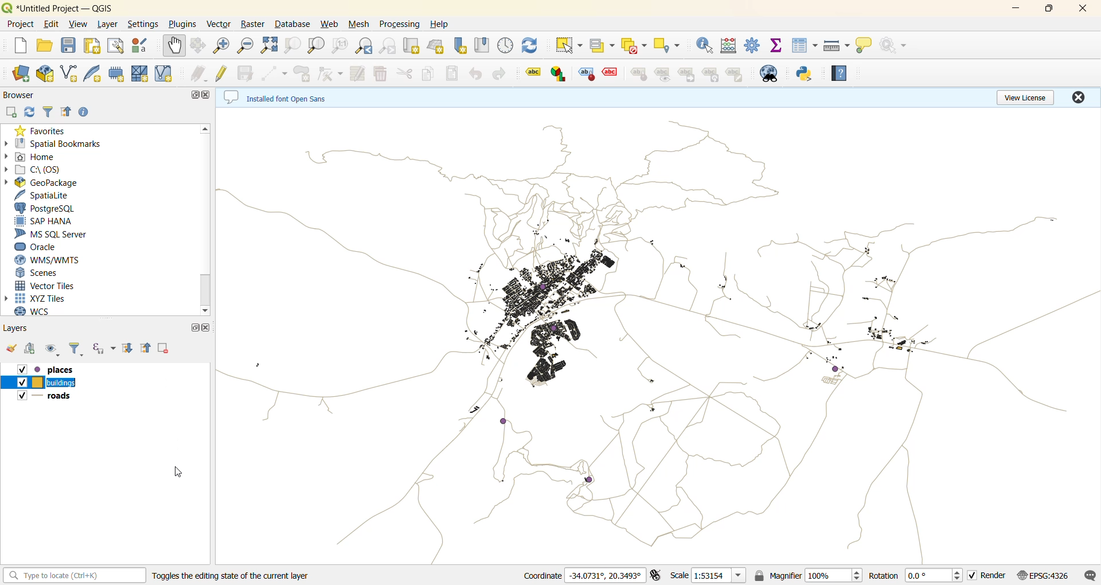  Describe the element at coordinates (103, 349) in the screenshot. I see `filter by expression` at that location.